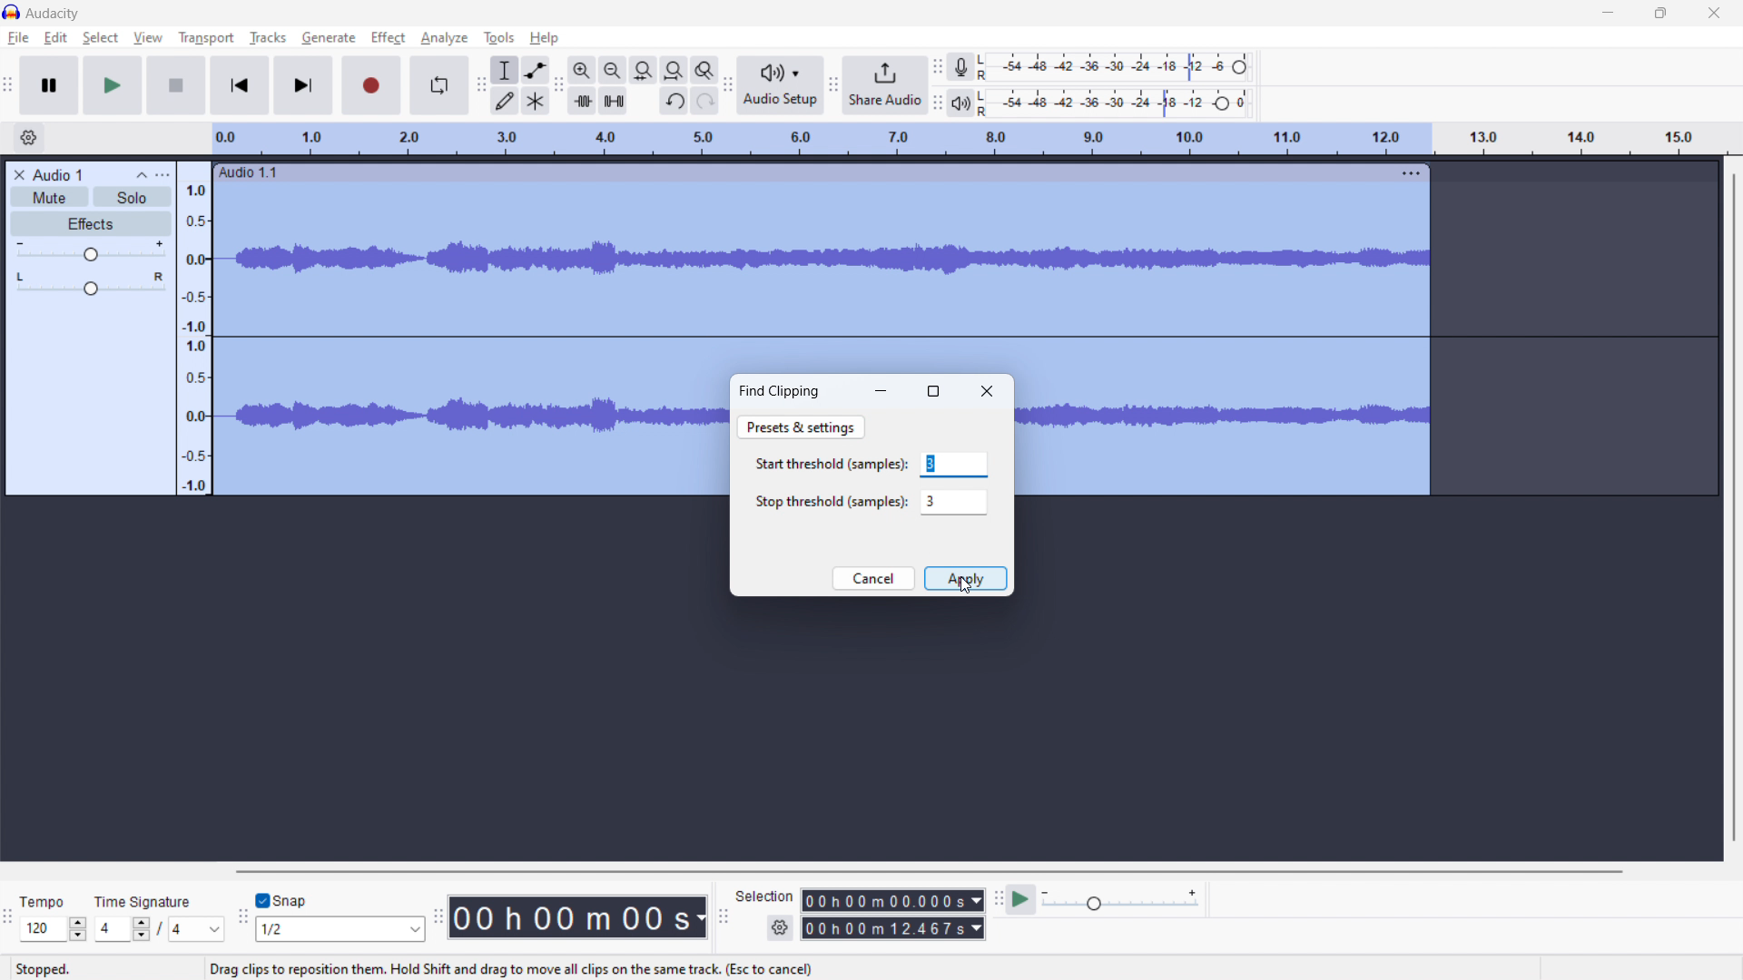  What do you see at coordinates (504, 101) in the screenshot?
I see `draw tool` at bounding box center [504, 101].